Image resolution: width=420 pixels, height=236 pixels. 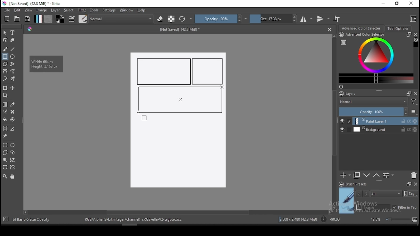 I want to click on rotation, so click(x=331, y=219).